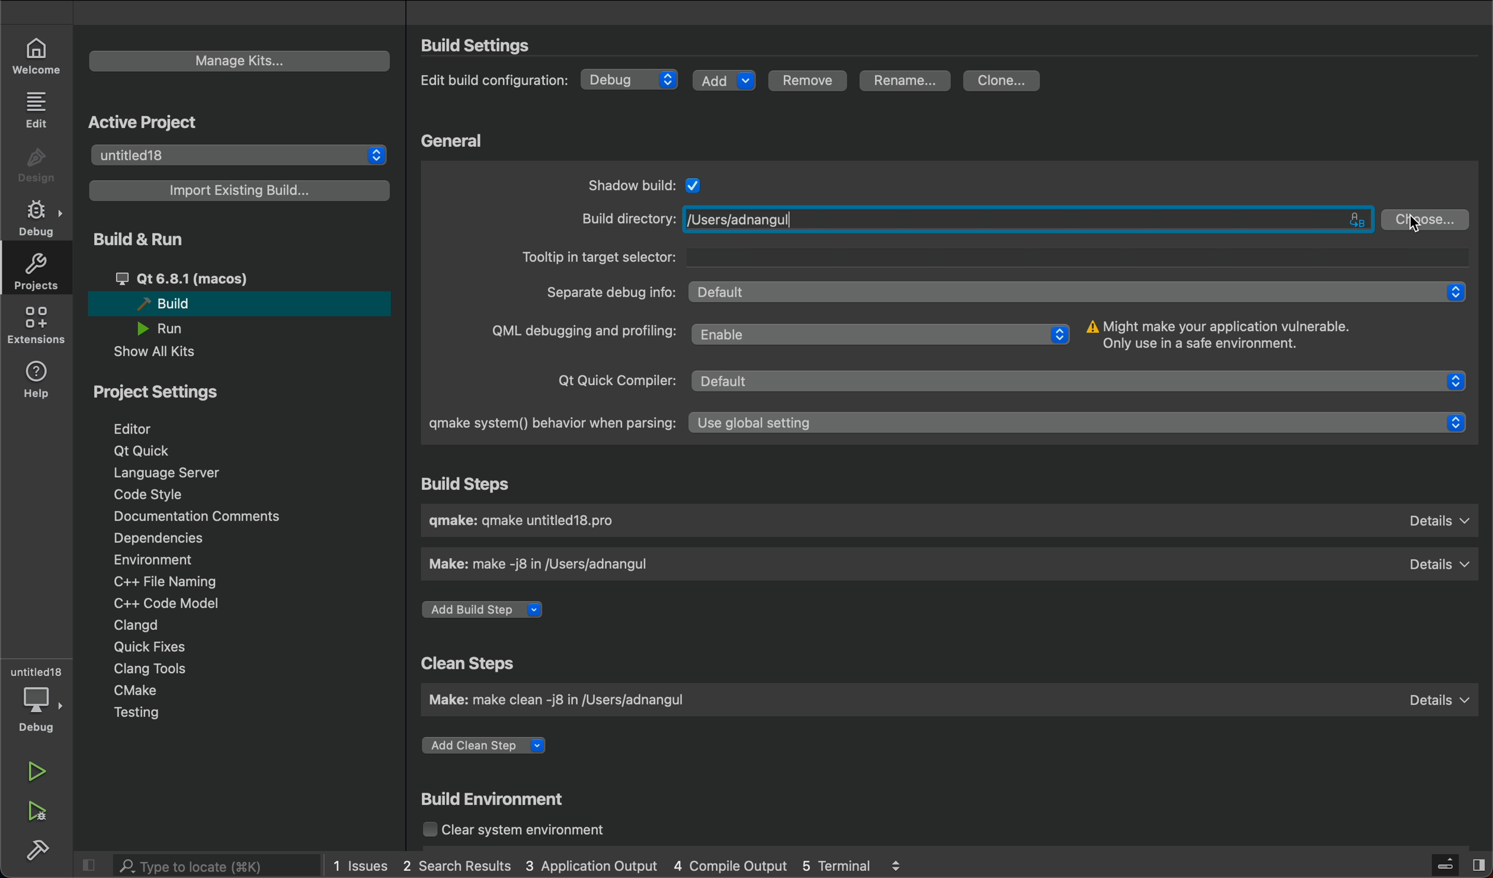 This screenshot has height=878, width=1493. Describe the element at coordinates (725, 79) in the screenshot. I see `Add ` at that location.